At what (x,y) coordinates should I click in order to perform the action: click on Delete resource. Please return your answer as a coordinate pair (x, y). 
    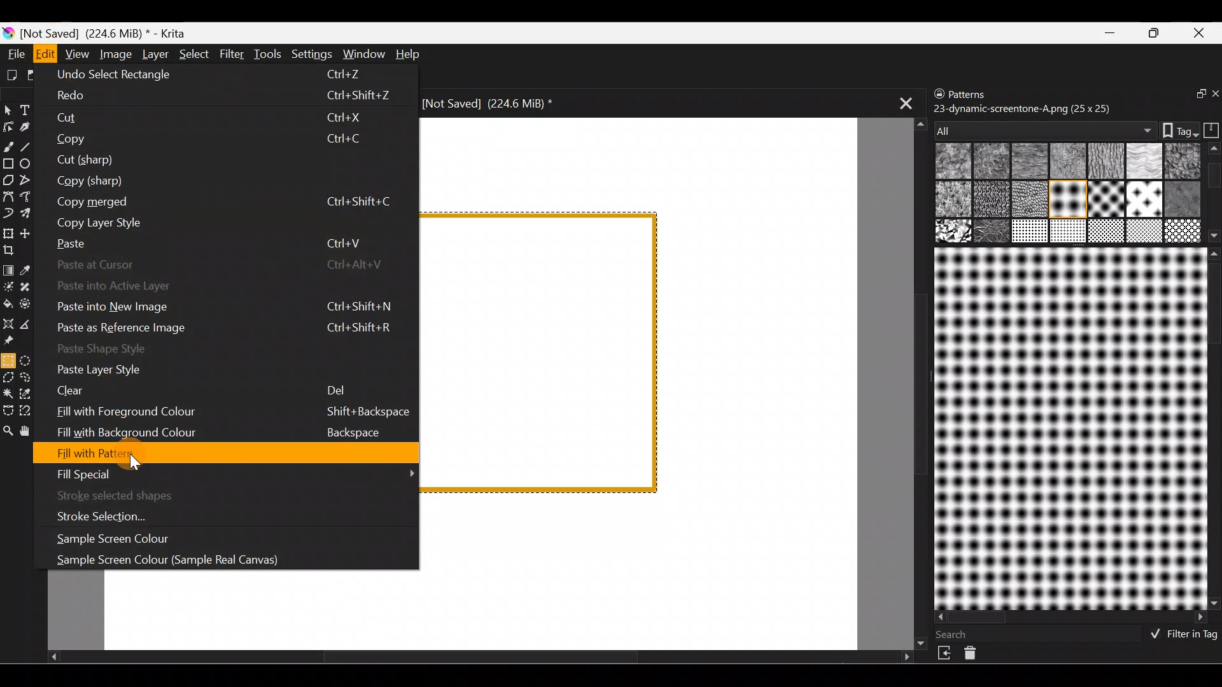
    Looking at the image, I should click on (977, 656).